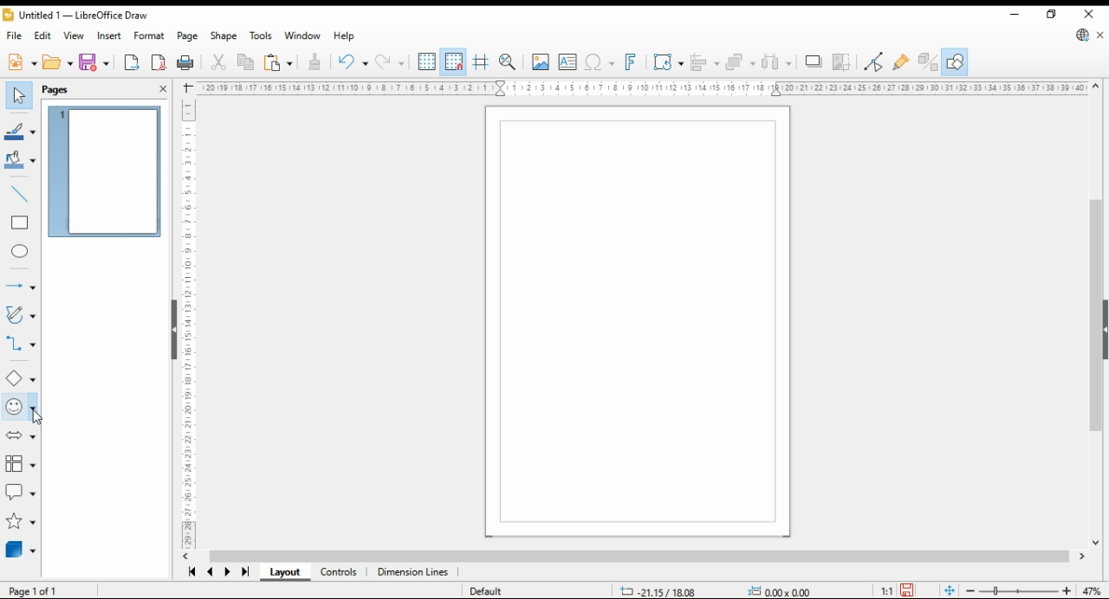  Describe the element at coordinates (42, 36) in the screenshot. I see `edit` at that location.